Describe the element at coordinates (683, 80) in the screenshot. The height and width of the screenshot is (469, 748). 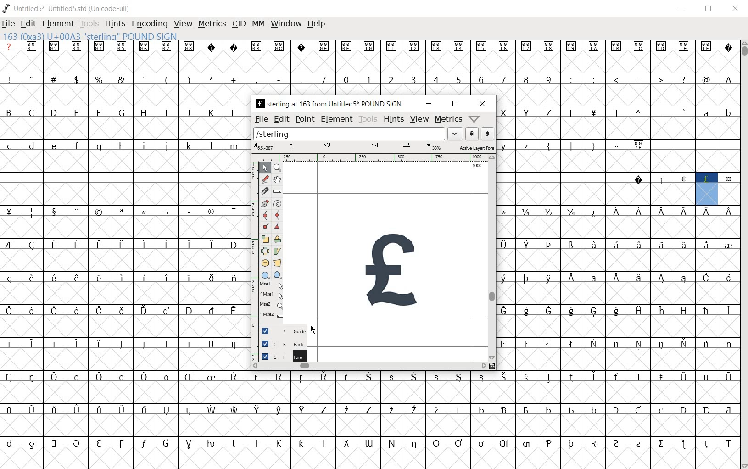
I see `?` at that location.